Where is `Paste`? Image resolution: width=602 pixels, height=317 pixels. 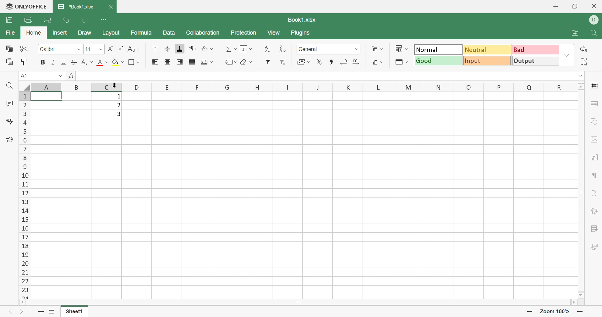 Paste is located at coordinates (9, 61).